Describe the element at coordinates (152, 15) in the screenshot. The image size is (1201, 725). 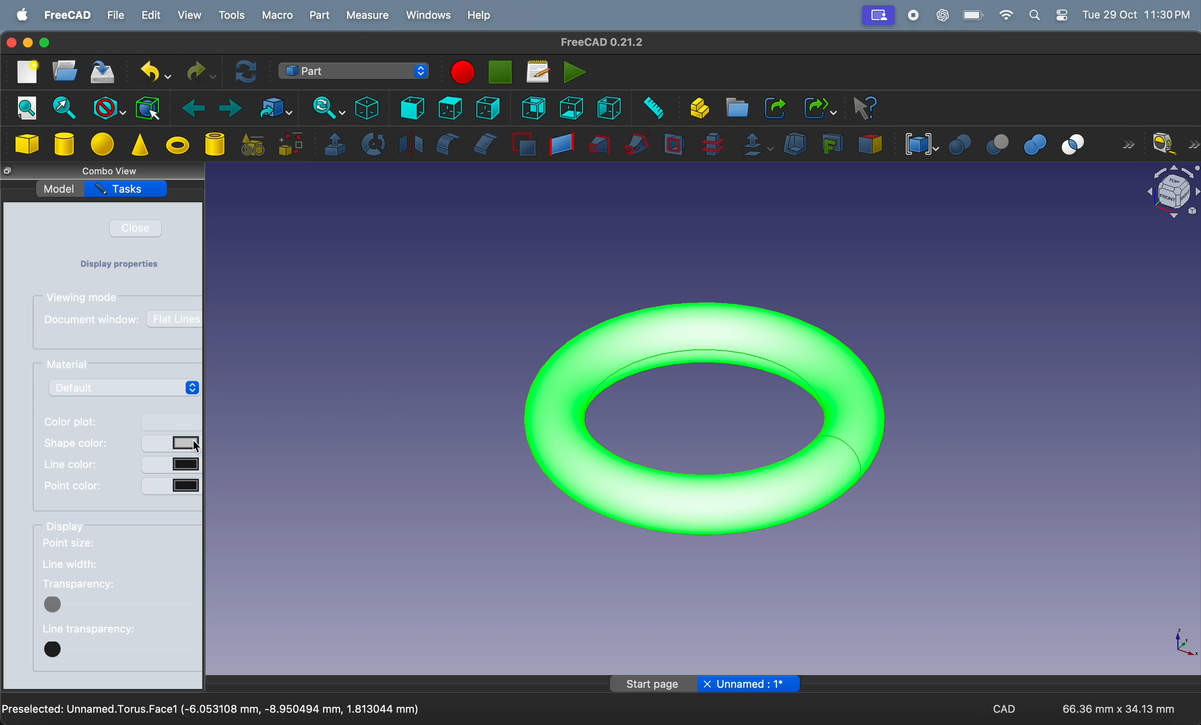
I see `edit` at that location.